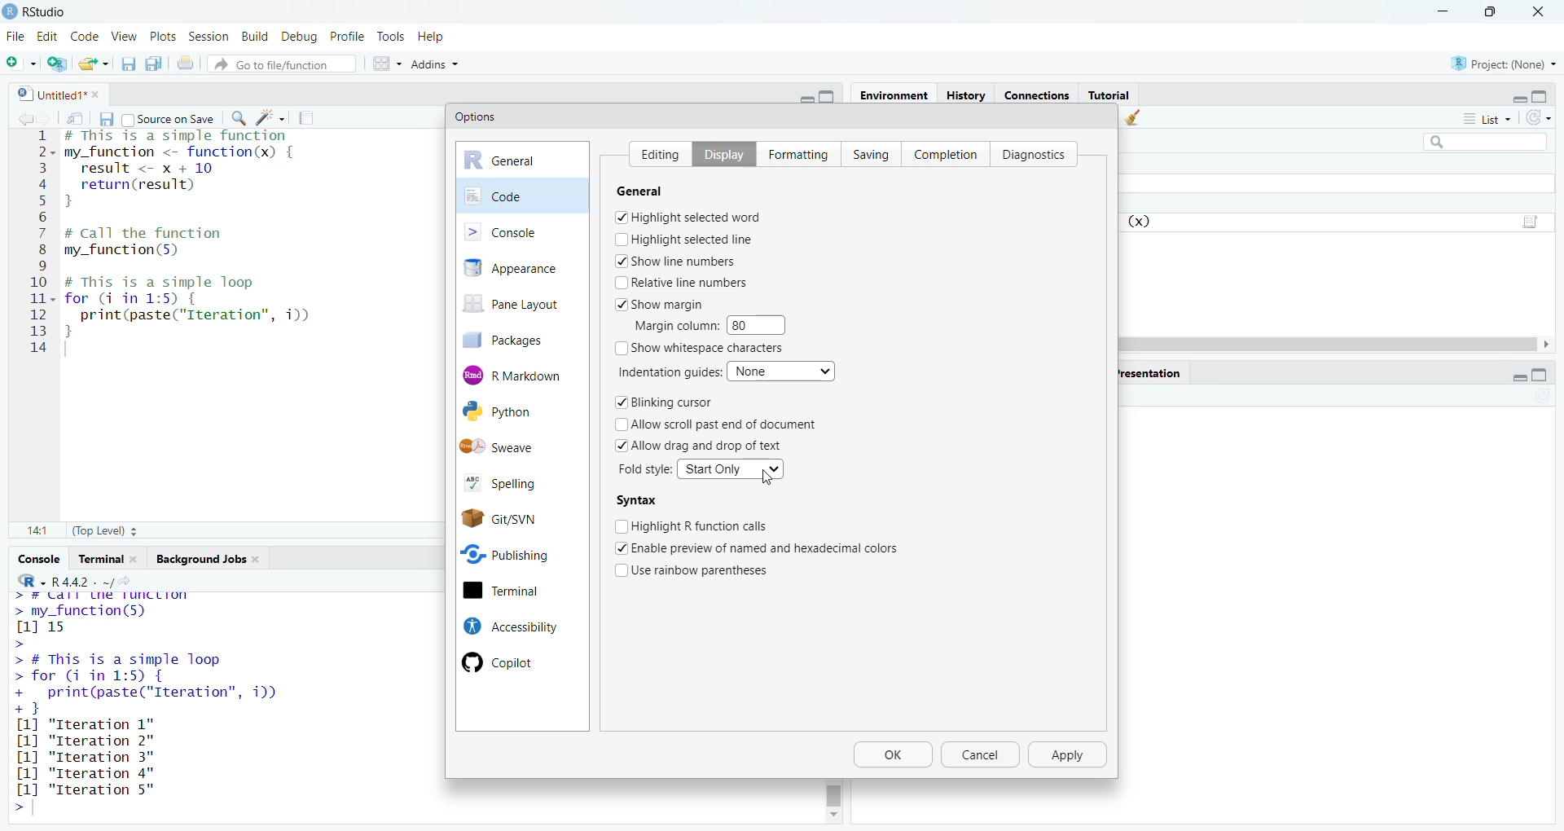 The height and width of the screenshot is (831, 1564). What do you see at coordinates (835, 793) in the screenshot?
I see `scrollbar` at bounding box center [835, 793].